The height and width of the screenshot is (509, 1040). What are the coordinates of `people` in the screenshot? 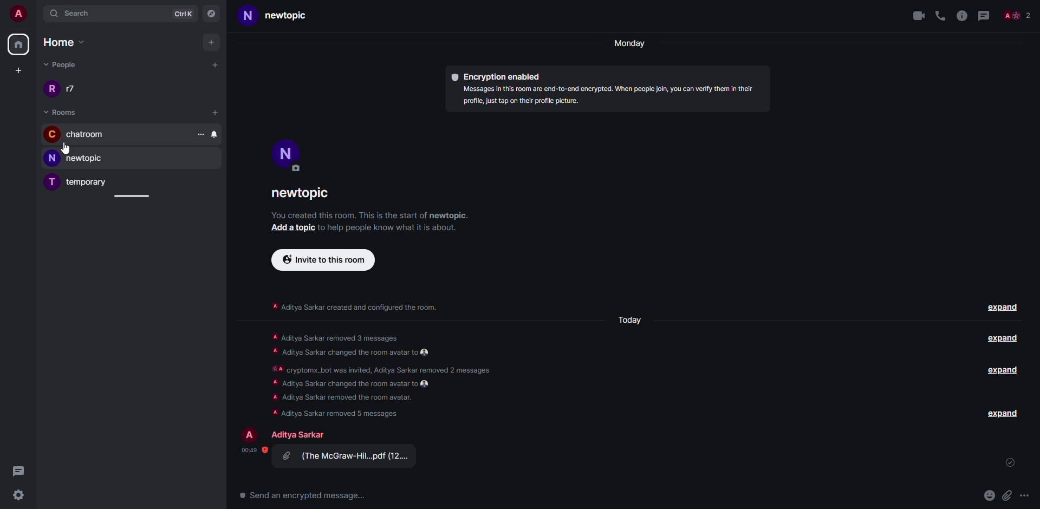 It's located at (1019, 15).